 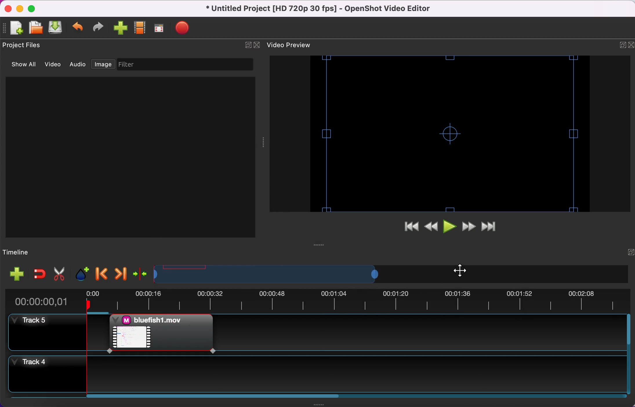 I want to click on show all, so click(x=23, y=66).